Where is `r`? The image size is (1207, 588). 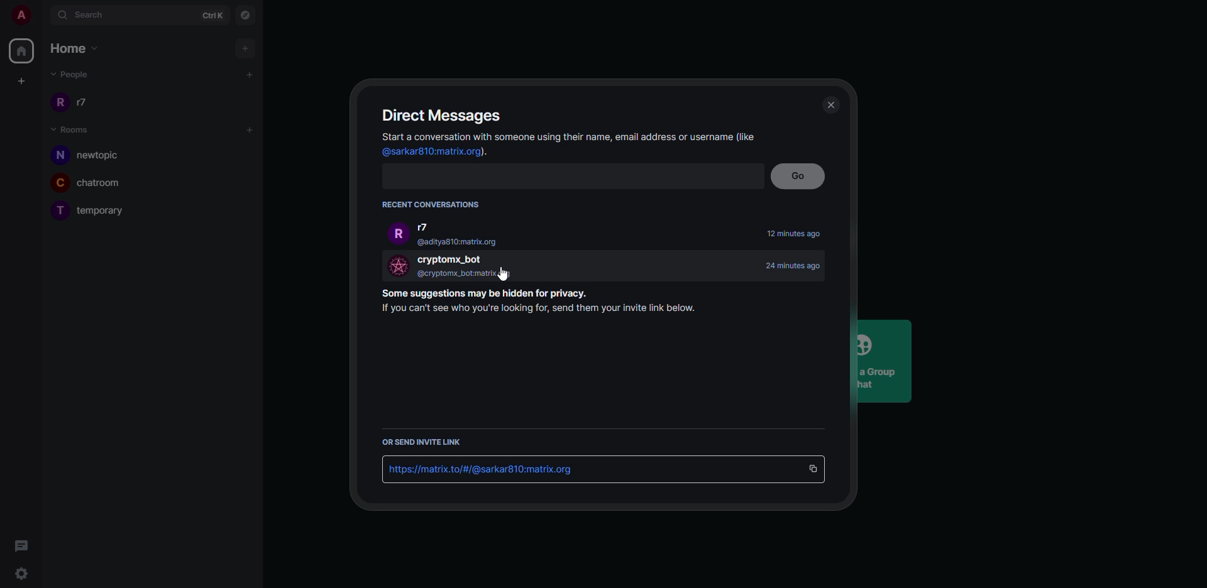 r is located at coordinates (397, 234).